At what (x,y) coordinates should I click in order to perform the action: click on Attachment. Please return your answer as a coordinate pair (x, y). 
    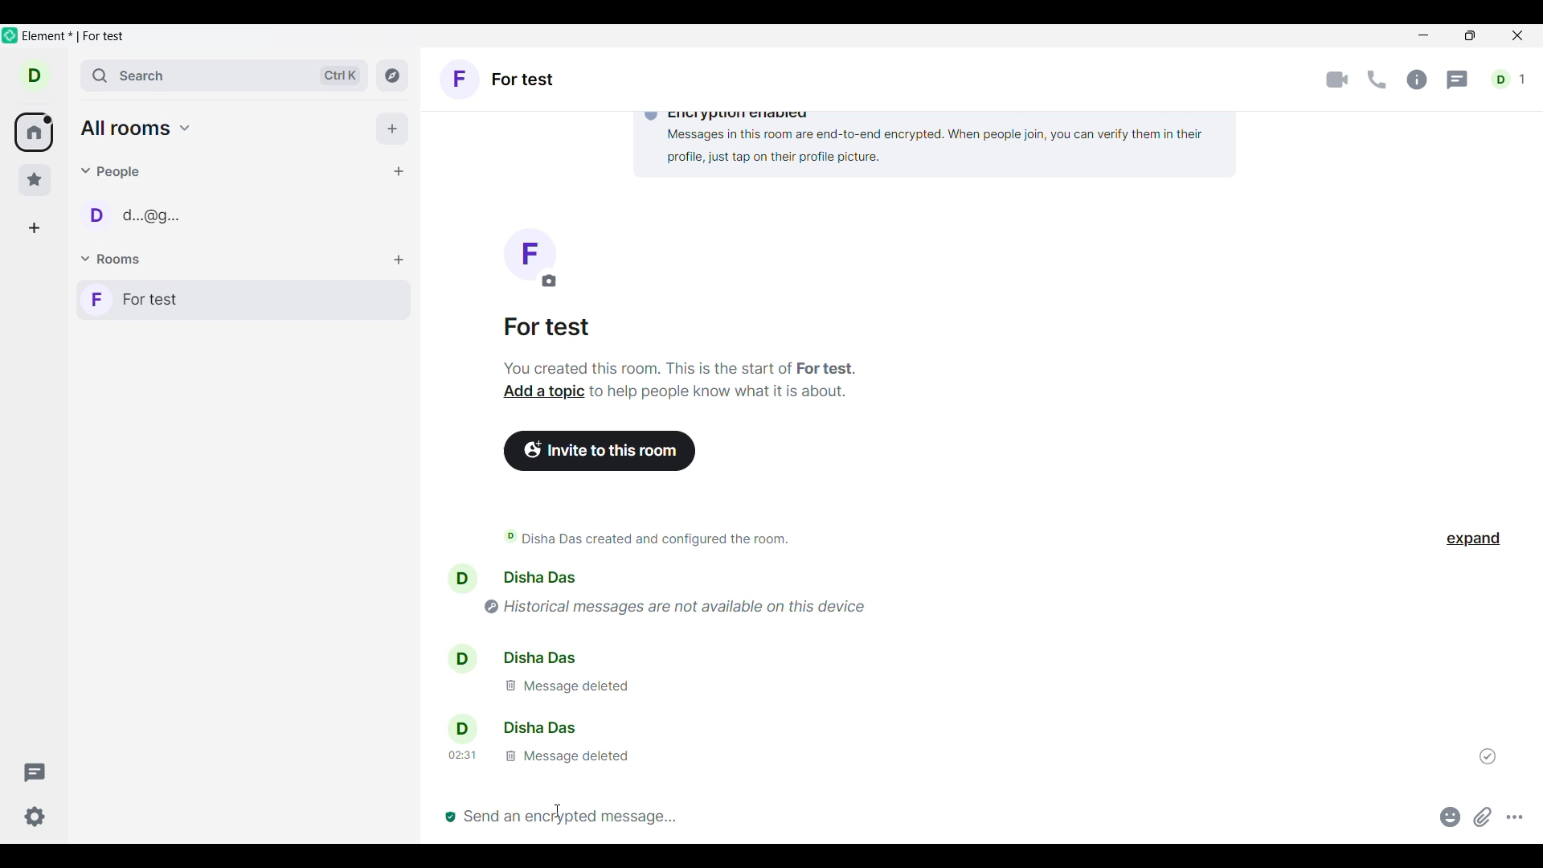
    Looking at the image, I should click on (1483, 817).